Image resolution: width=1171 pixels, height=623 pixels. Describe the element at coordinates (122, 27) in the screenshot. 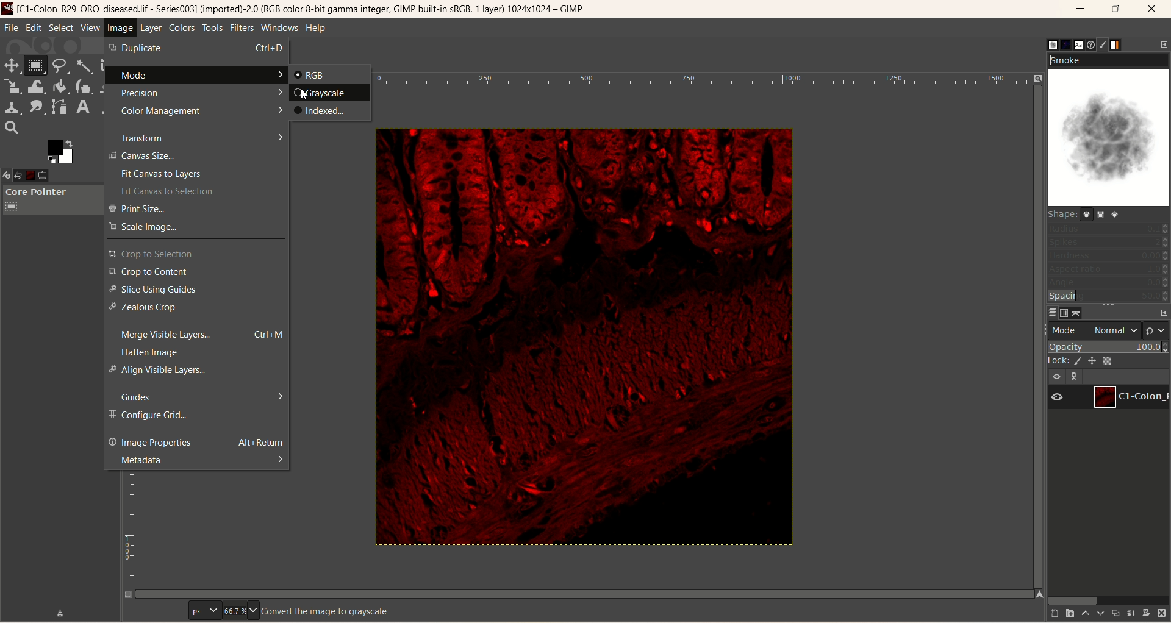

I see `image` at that location.